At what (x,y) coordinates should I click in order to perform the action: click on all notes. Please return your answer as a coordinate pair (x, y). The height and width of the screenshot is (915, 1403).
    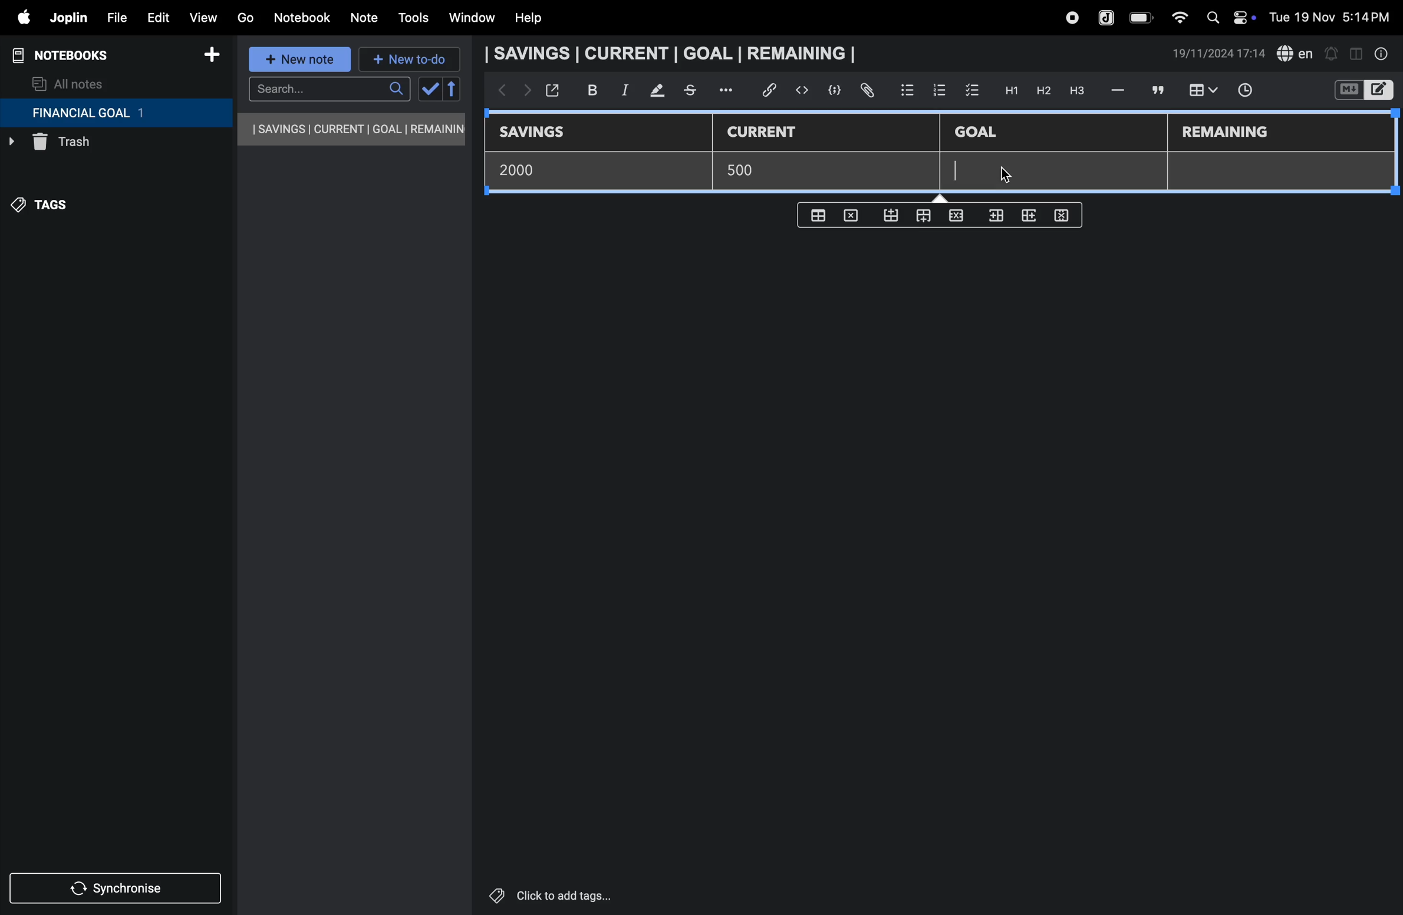
    Looking at the image, I should click on (69, 83).